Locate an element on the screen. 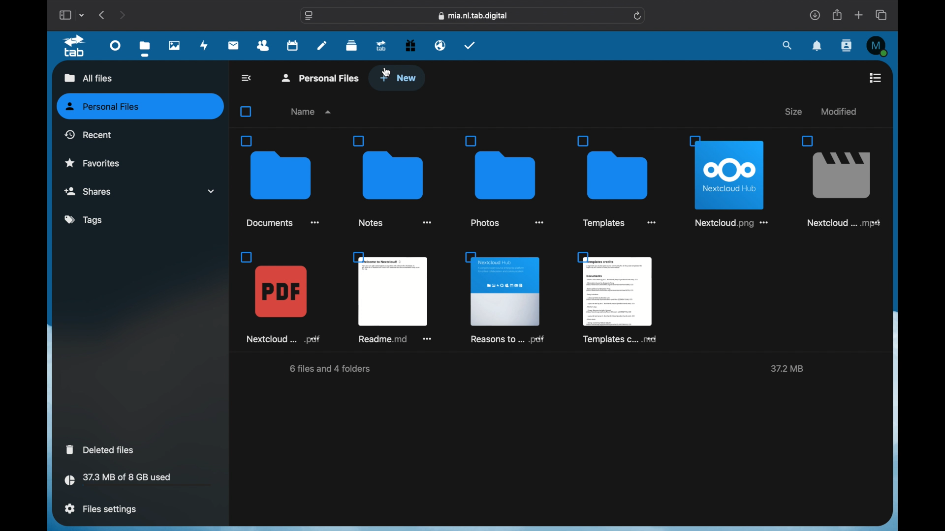 The width and height of the screenshot is (945, 531). free trial is located at coordinates (410, 46).